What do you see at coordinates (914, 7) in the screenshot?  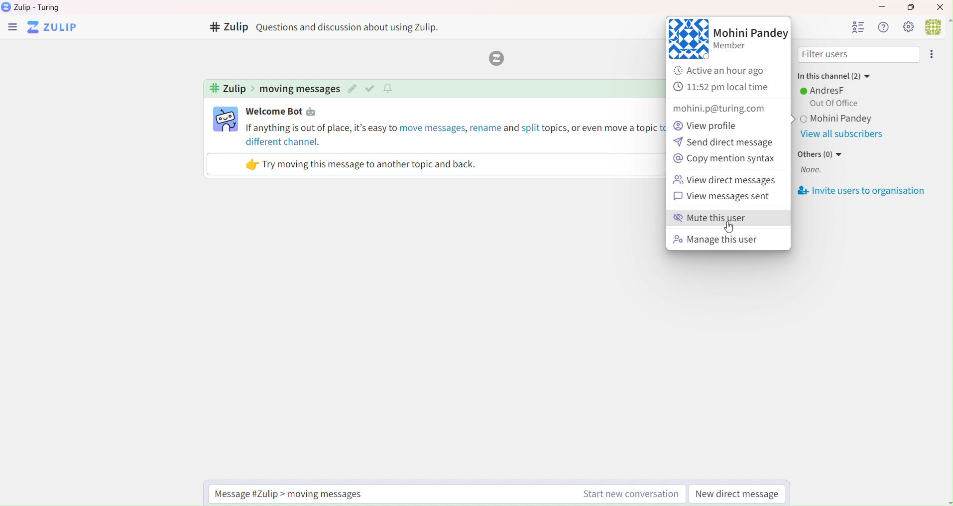 I see `Box` at bounding box center [914, 7].